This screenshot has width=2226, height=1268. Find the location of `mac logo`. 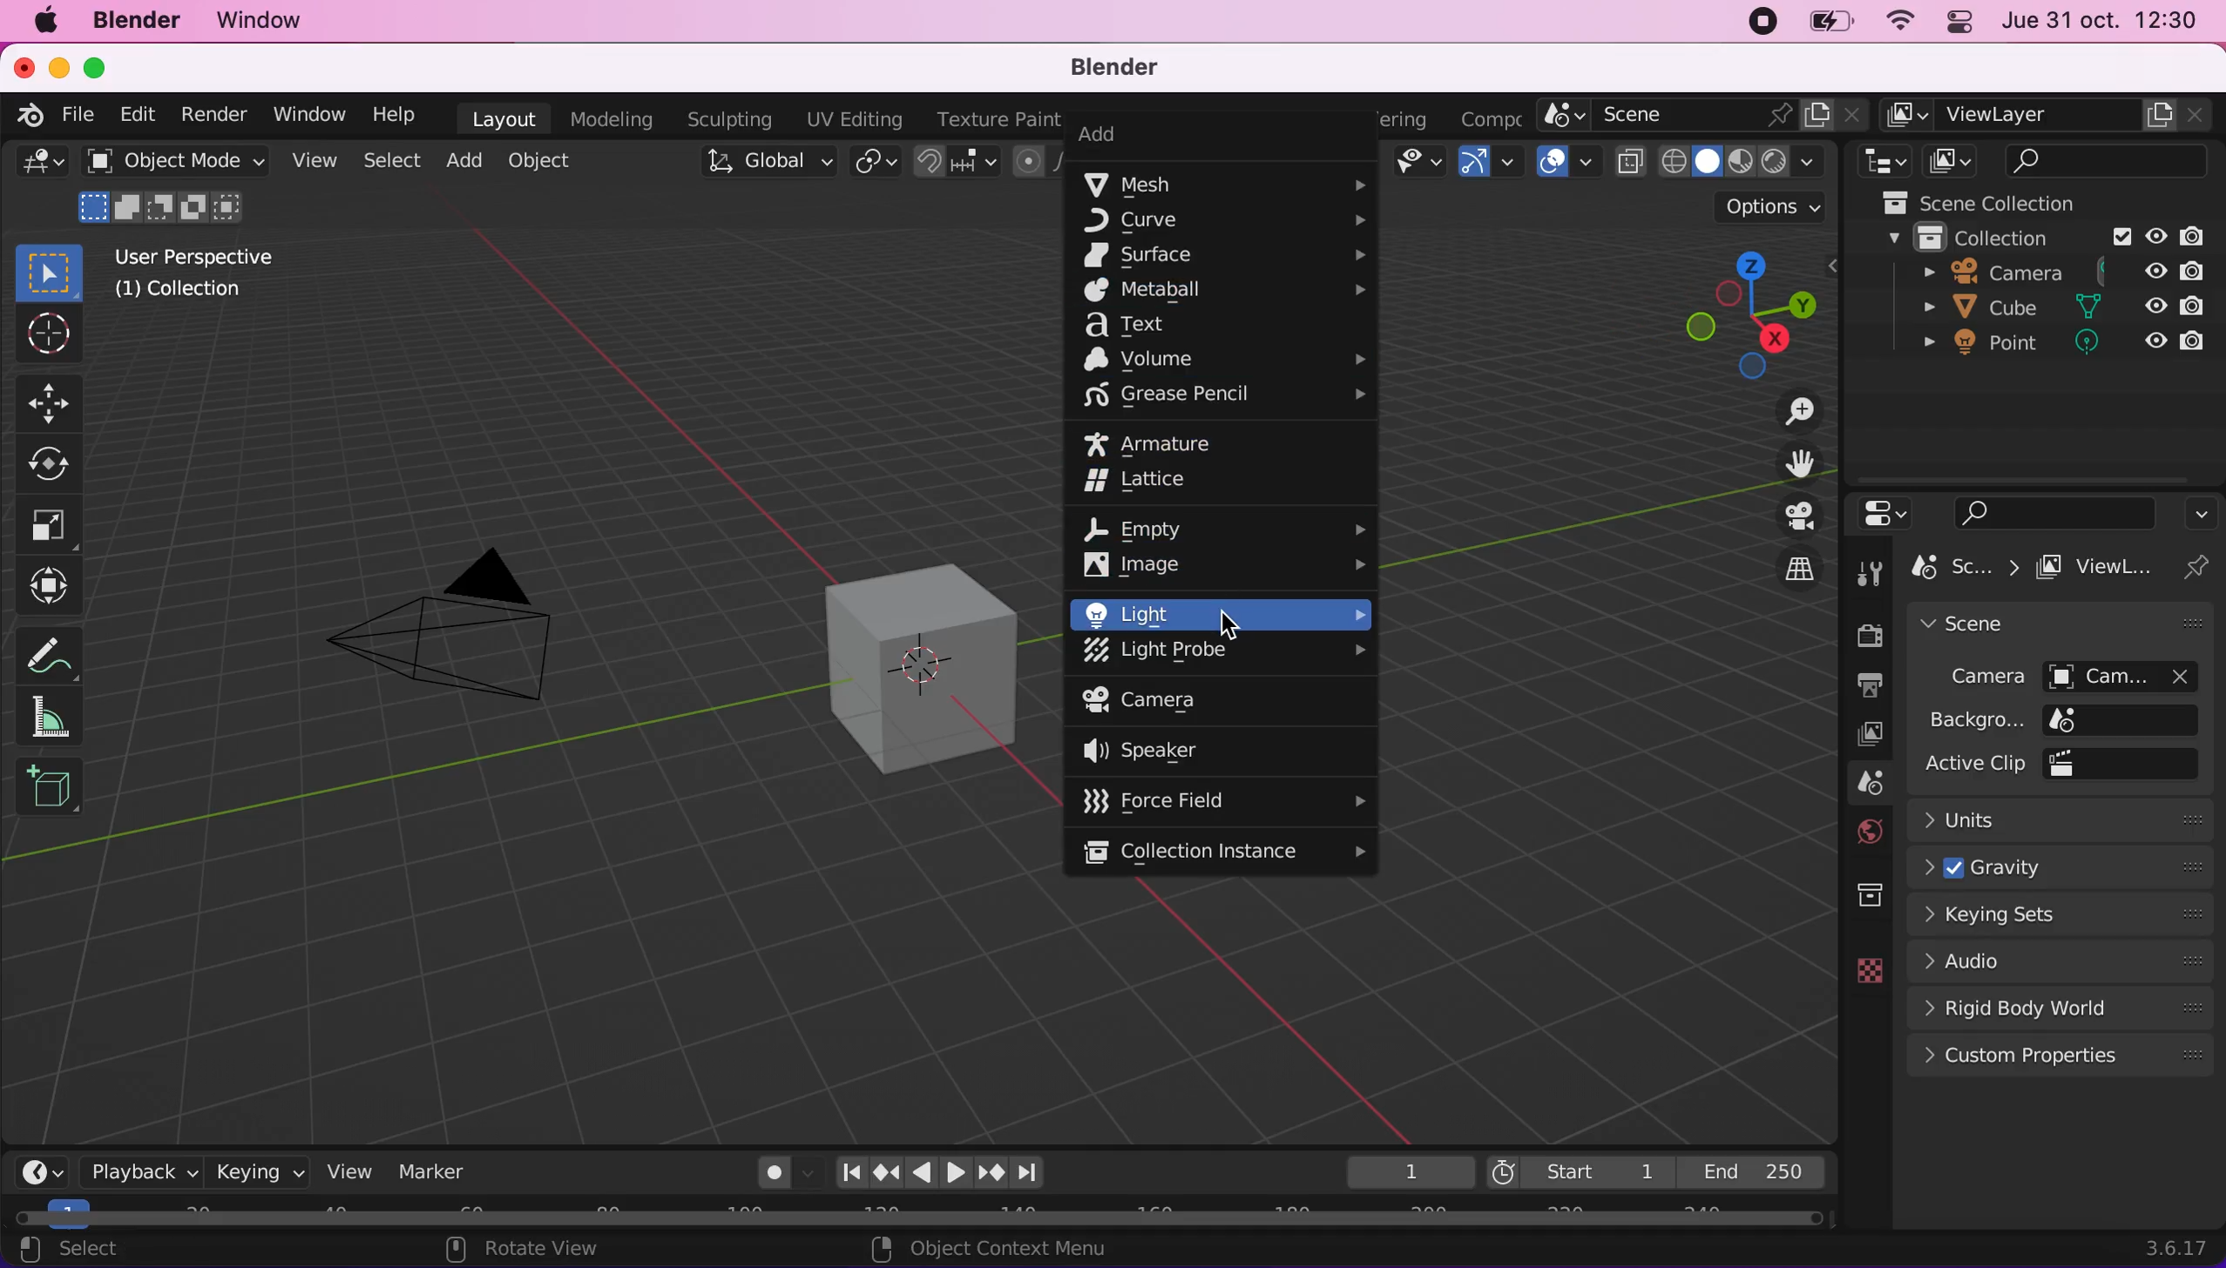

mac logo is located at coordinates (50, 23).